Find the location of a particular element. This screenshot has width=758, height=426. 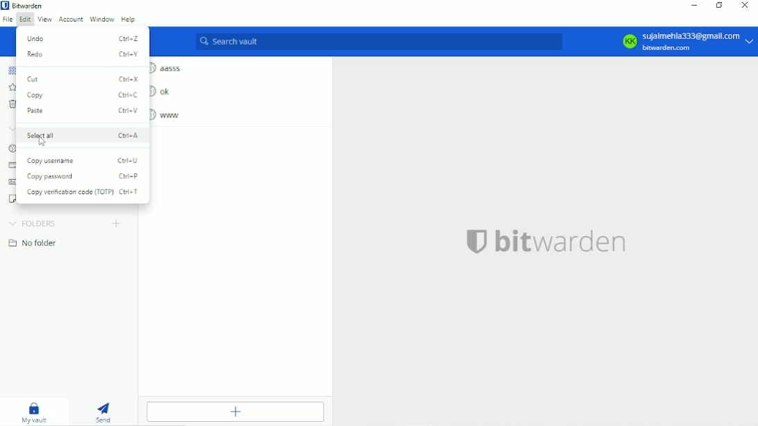

Close is located at coordinates (746, 6).